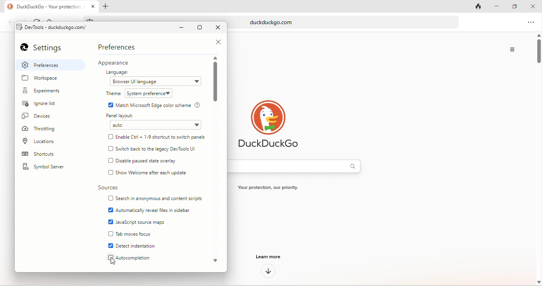 Image resolution: width=542 pixels, height=286 pixels. Describe the element at coordinates (144, 221) in the screenshot. I see `java script source maps` at that location.